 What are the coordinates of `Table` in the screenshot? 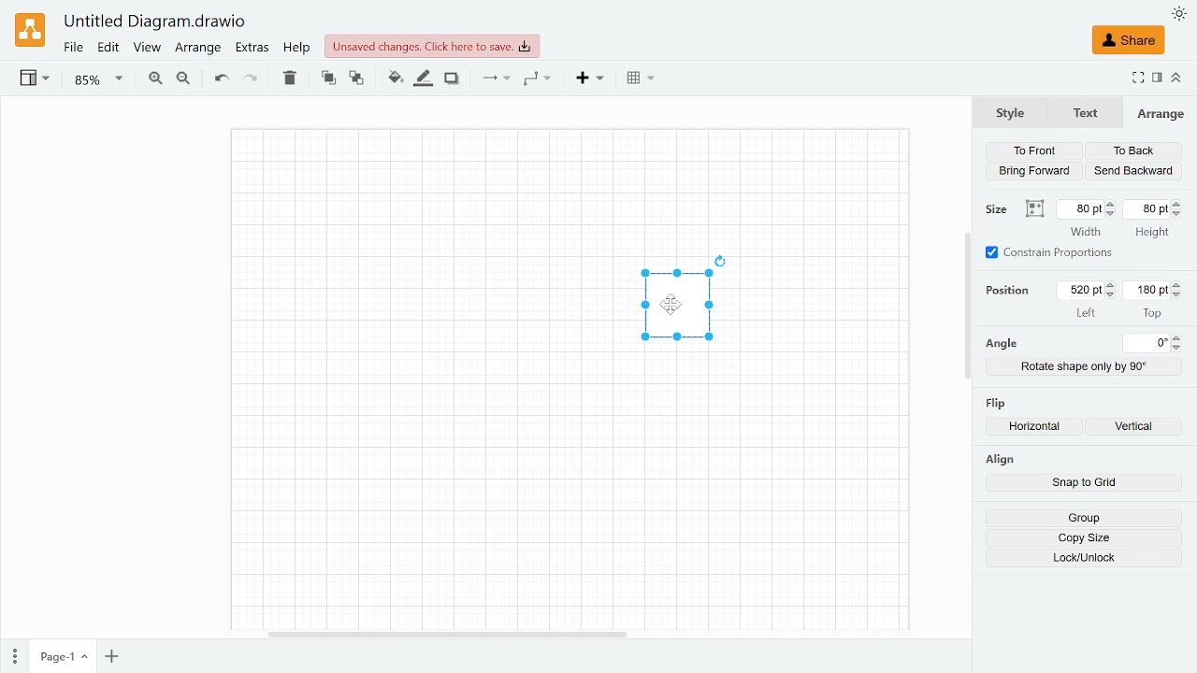 It's located at (641, 79).